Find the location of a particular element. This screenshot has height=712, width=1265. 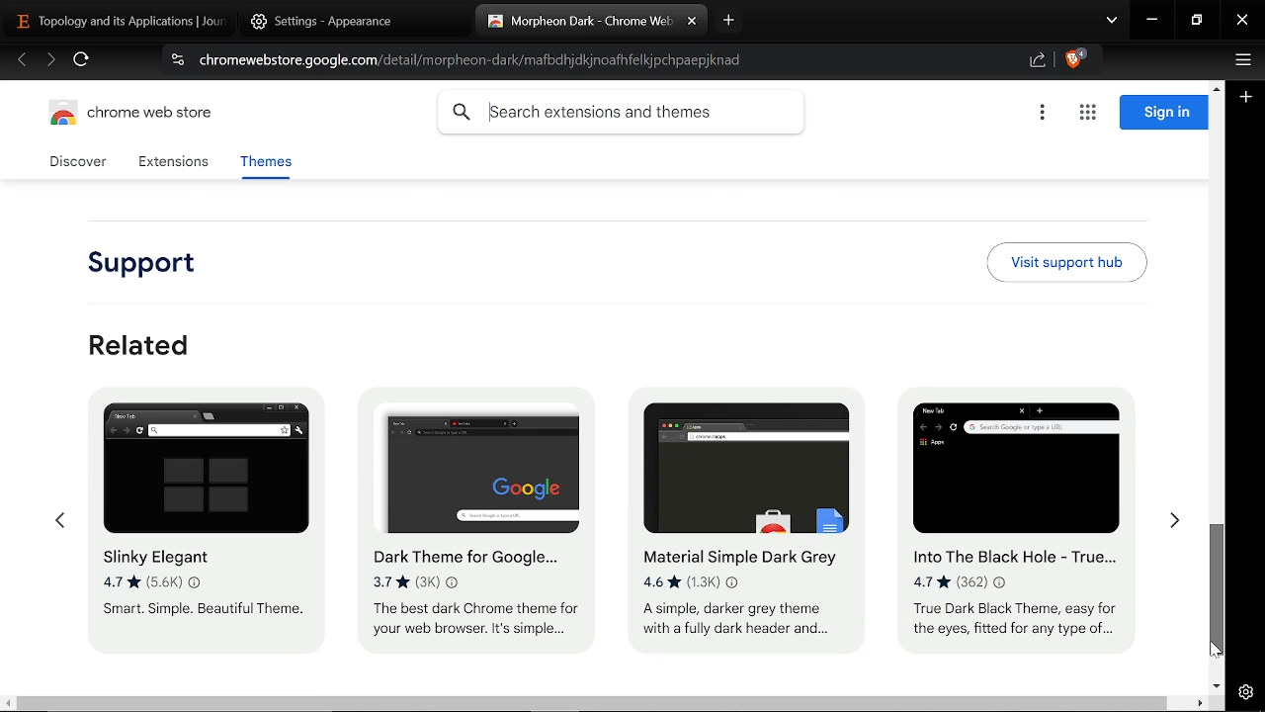

Apps is located at coordinates (1087, 114).